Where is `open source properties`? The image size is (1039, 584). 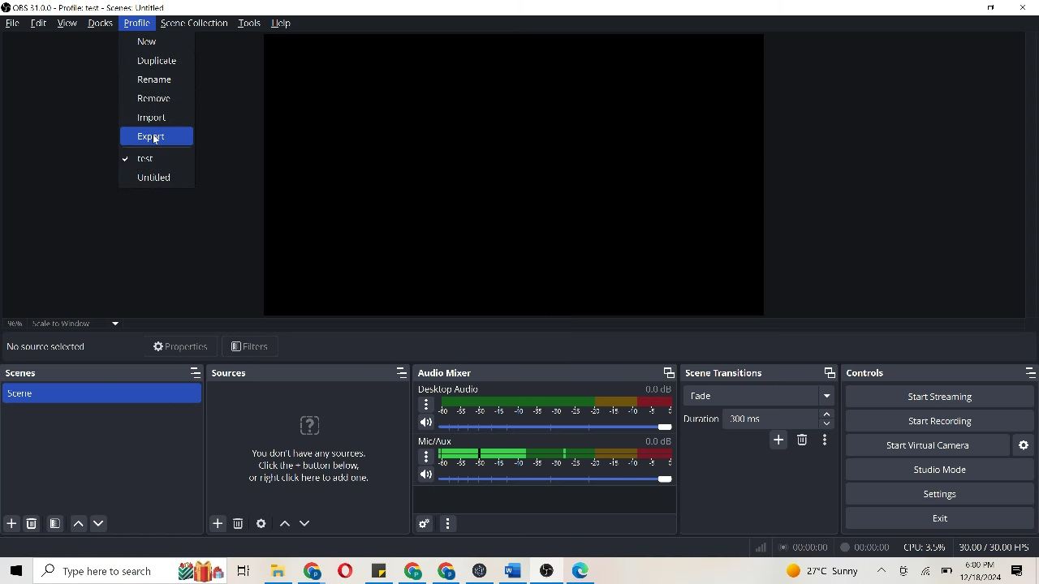 open source properties is located at coordinates (258, 522).